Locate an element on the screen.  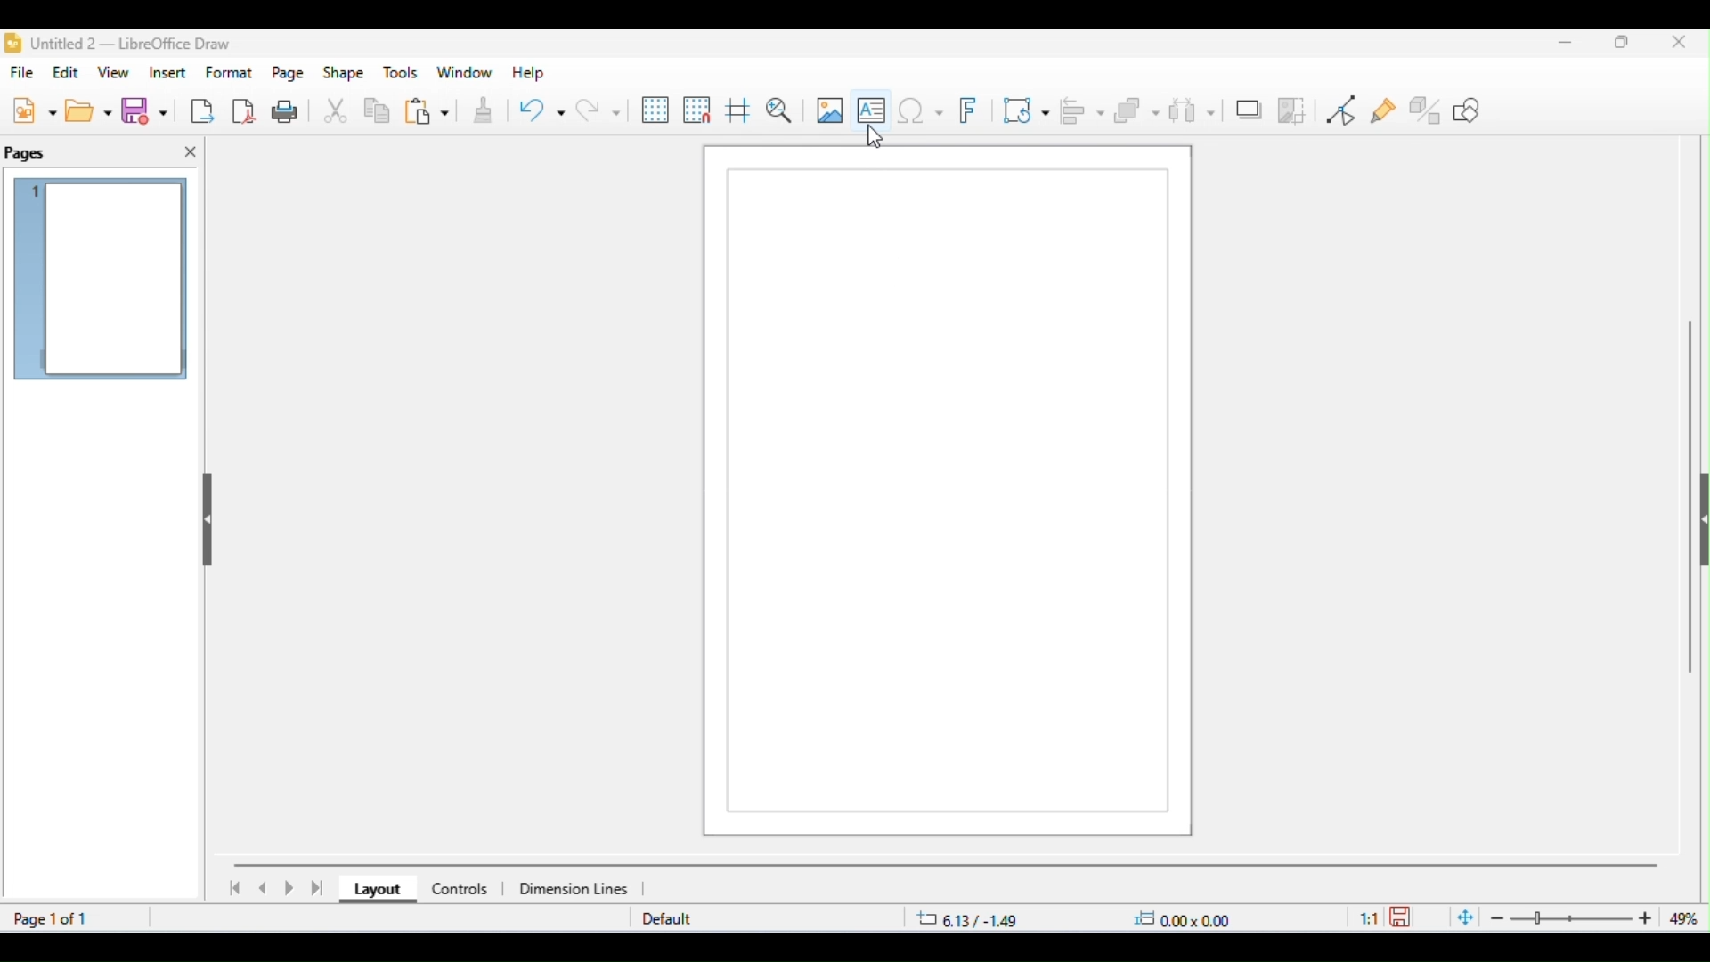
zoom and pan is located at coordinates (779, 110).